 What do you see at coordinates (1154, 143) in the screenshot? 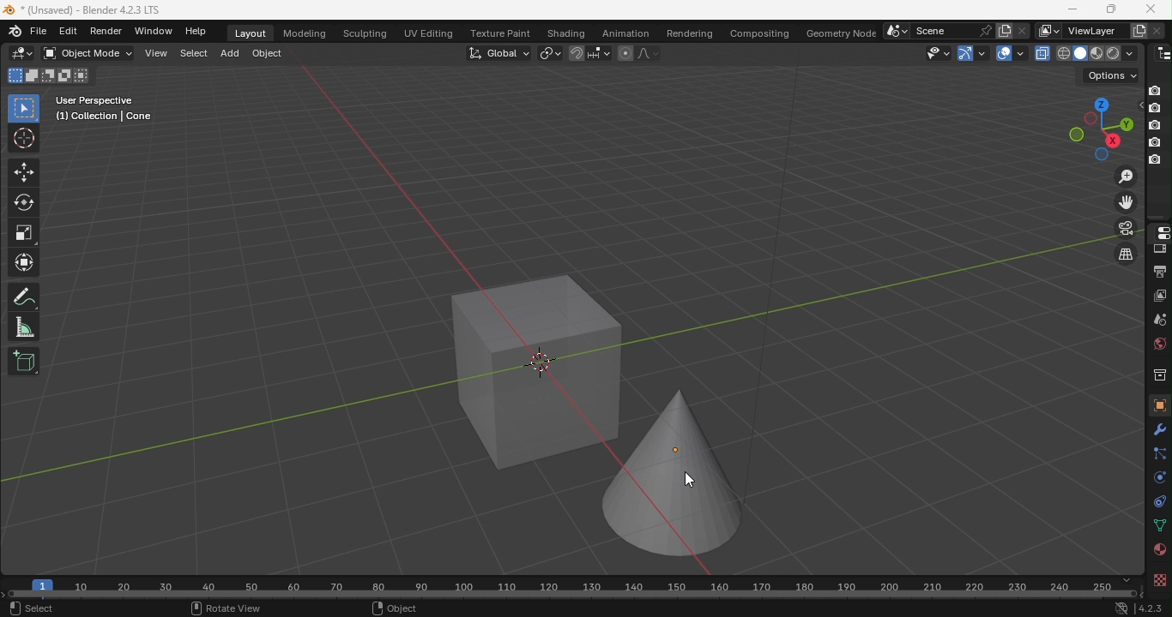
I see `disable in renders` at bounding box center [1154, 143].